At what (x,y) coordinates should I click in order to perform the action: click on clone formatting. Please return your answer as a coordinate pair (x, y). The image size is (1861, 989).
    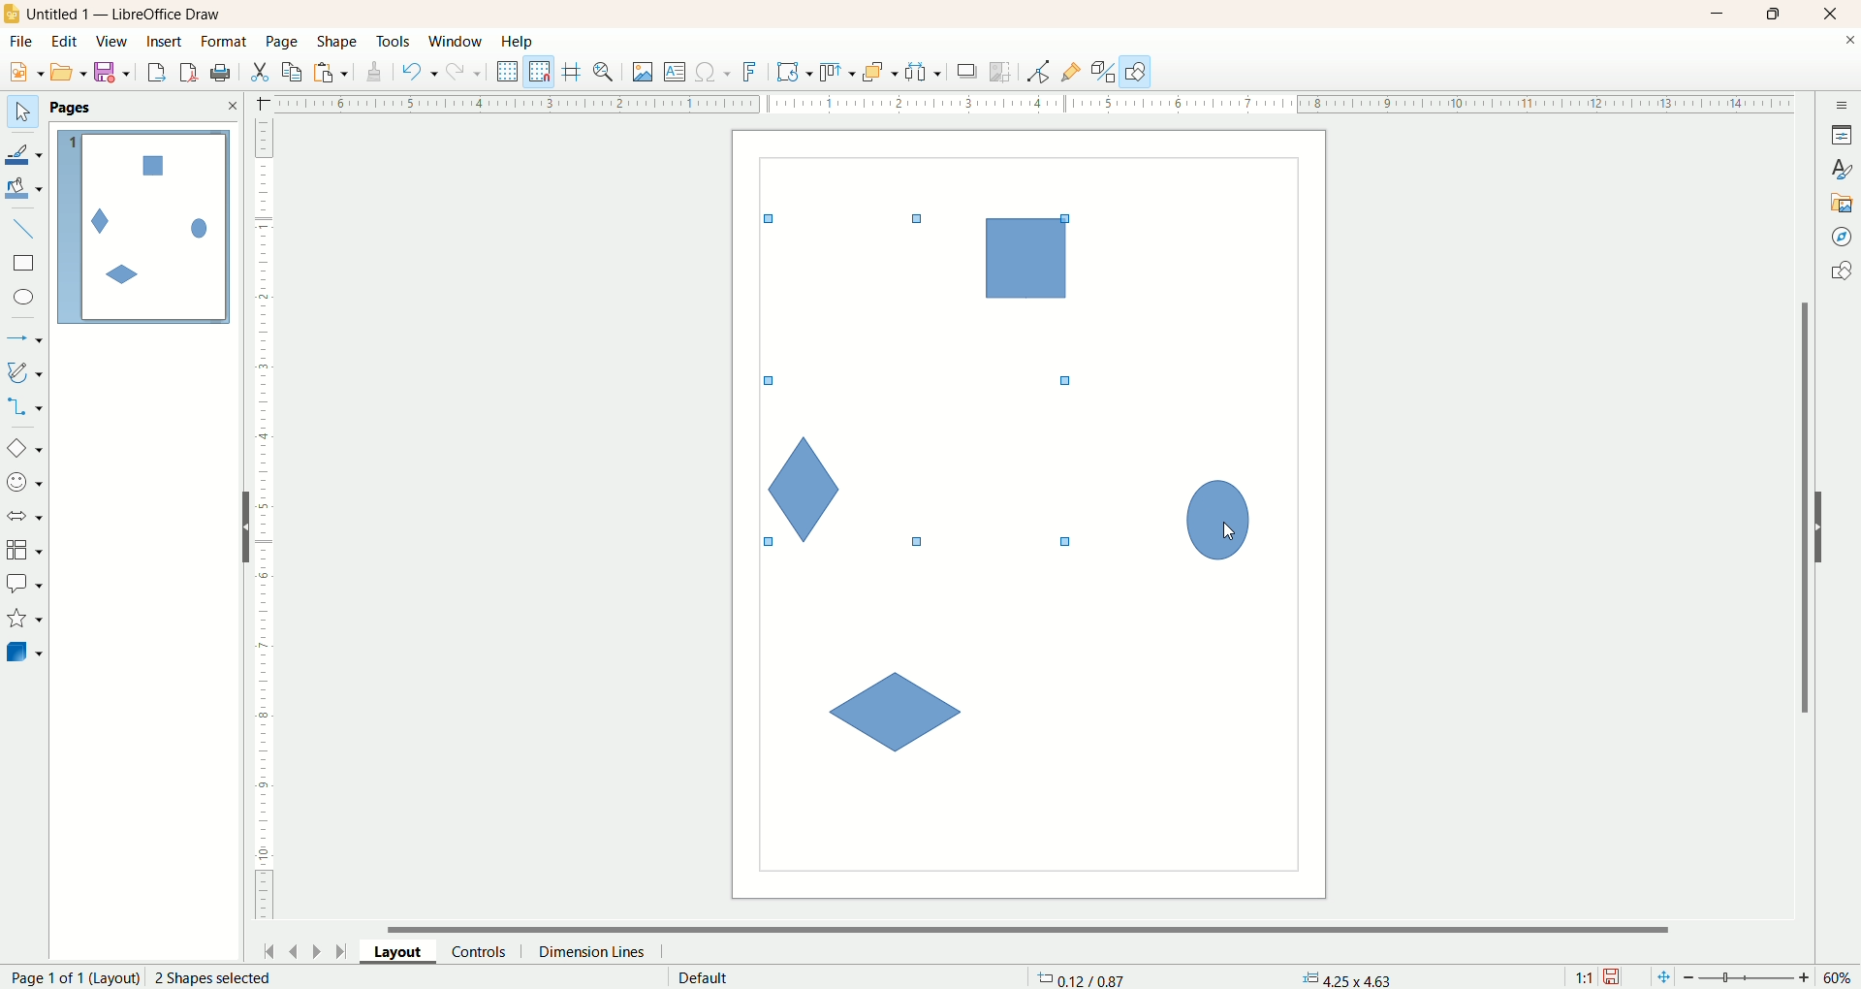
    Looking at the image, I should click on (375, 69).